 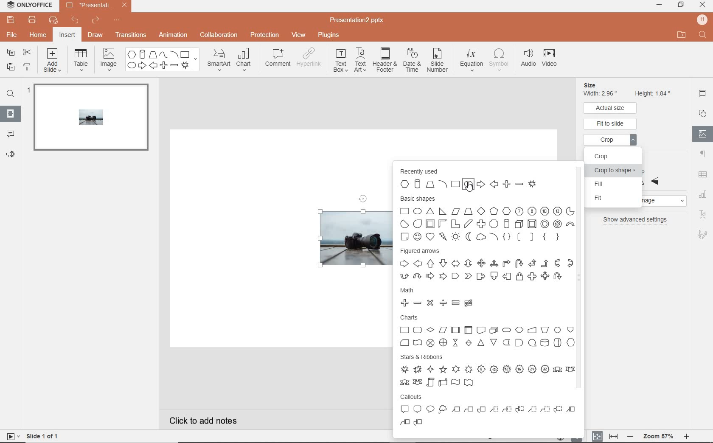 I want to click on hp, so click(x=702, y=19).